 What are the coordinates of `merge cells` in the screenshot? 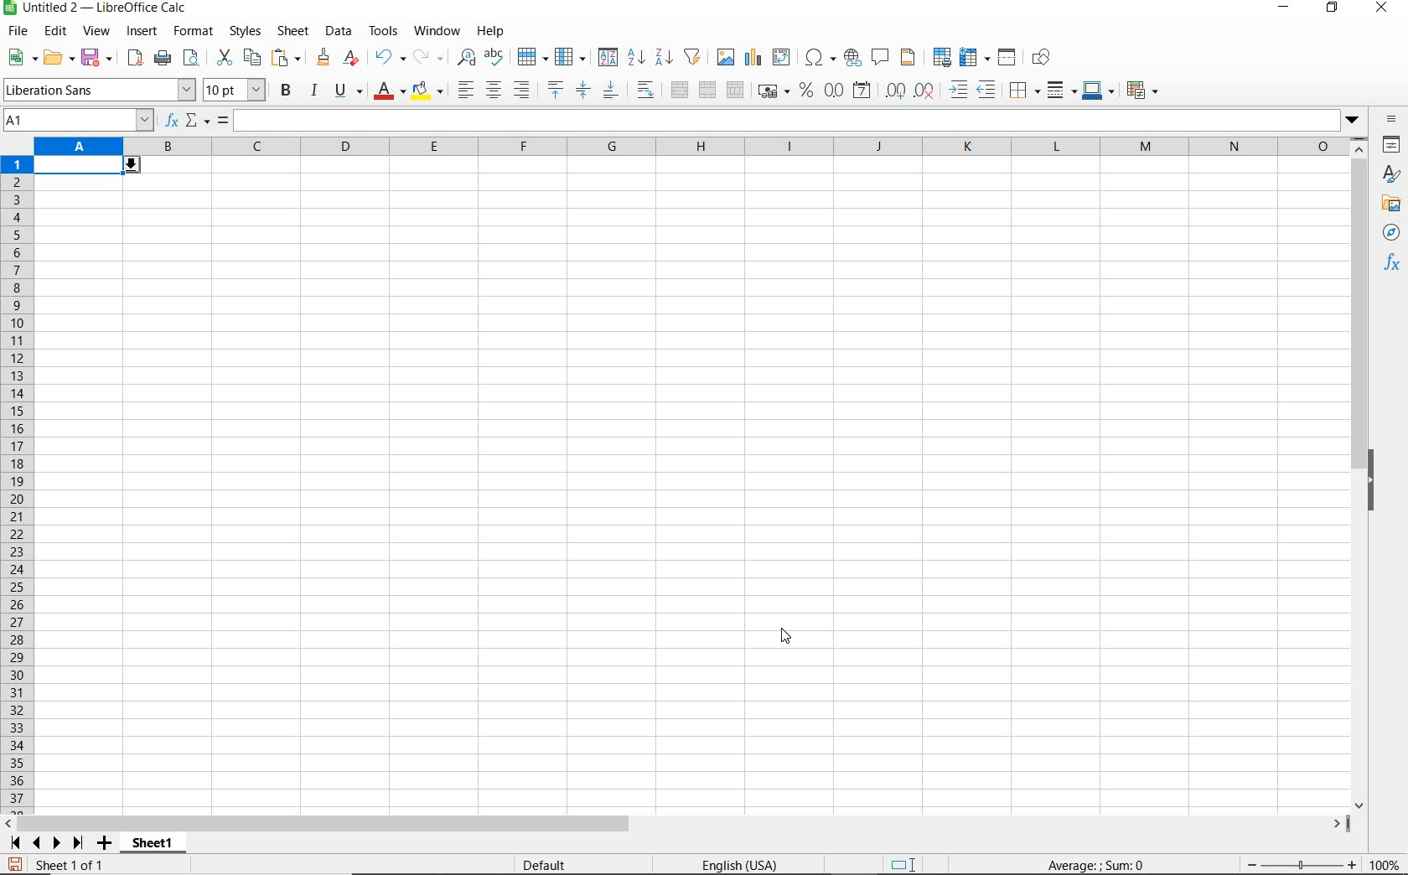 It's located at (708, 88).